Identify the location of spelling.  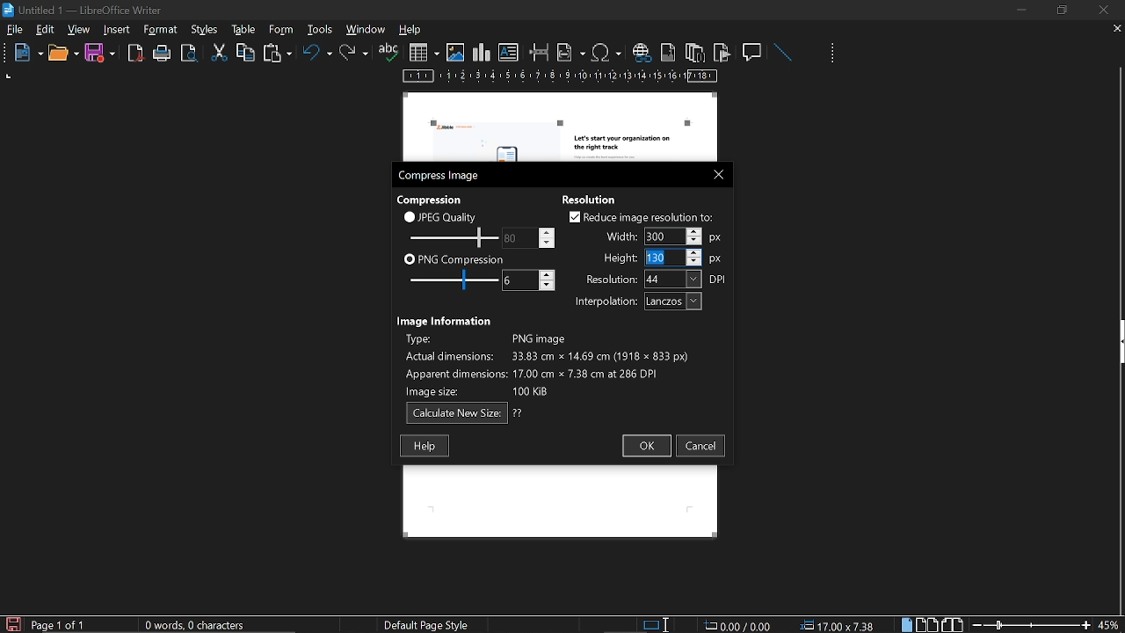
(388, 53).